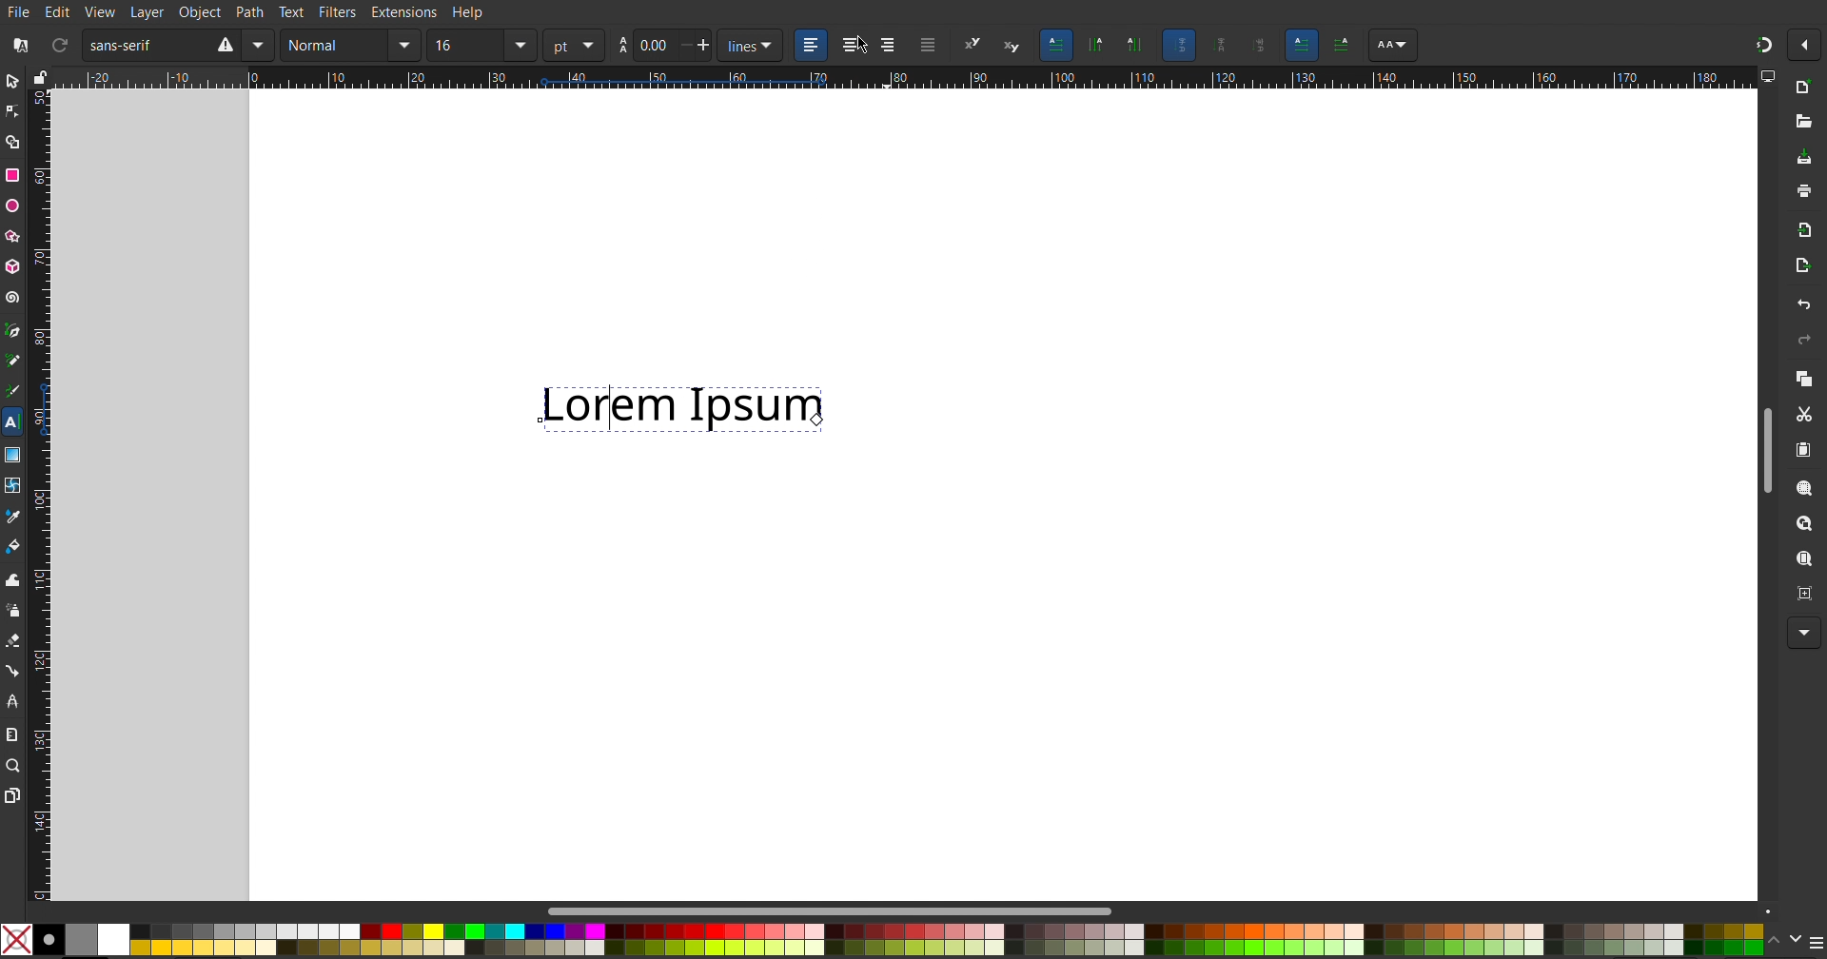 Image resolution: width=1827 pixels, height=959 pixels. I want to click on Mesh Tool, so click(13, 487).